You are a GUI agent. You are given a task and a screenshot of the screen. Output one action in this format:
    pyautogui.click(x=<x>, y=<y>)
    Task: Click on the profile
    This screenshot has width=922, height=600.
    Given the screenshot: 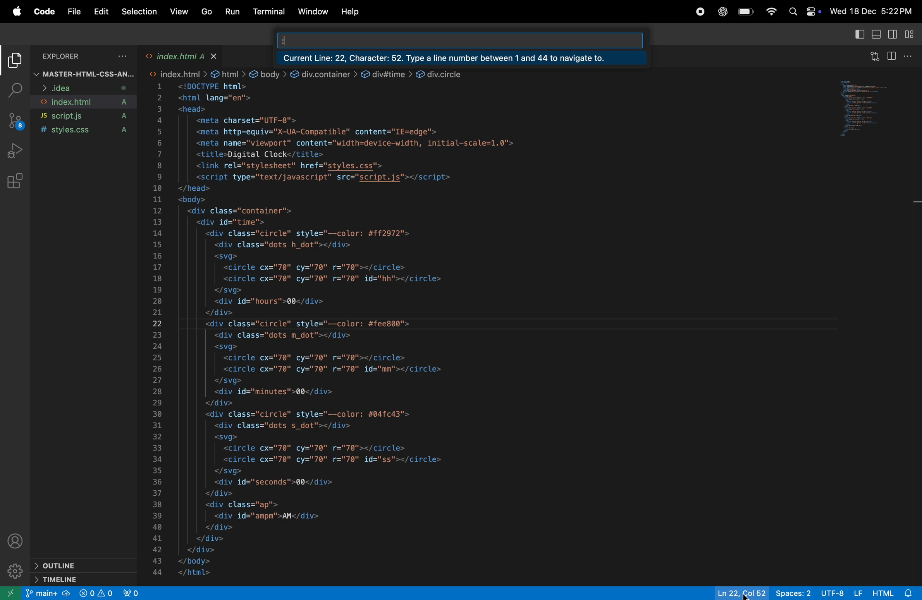 What is the action you would take?
    pyautogui.click(x=18, y=541)
    